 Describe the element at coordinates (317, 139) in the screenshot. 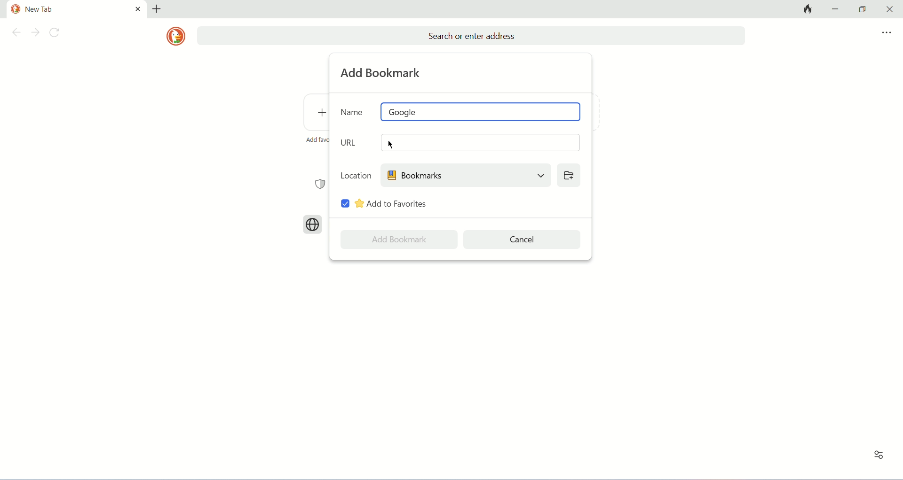

I see `add favorite` at that location.